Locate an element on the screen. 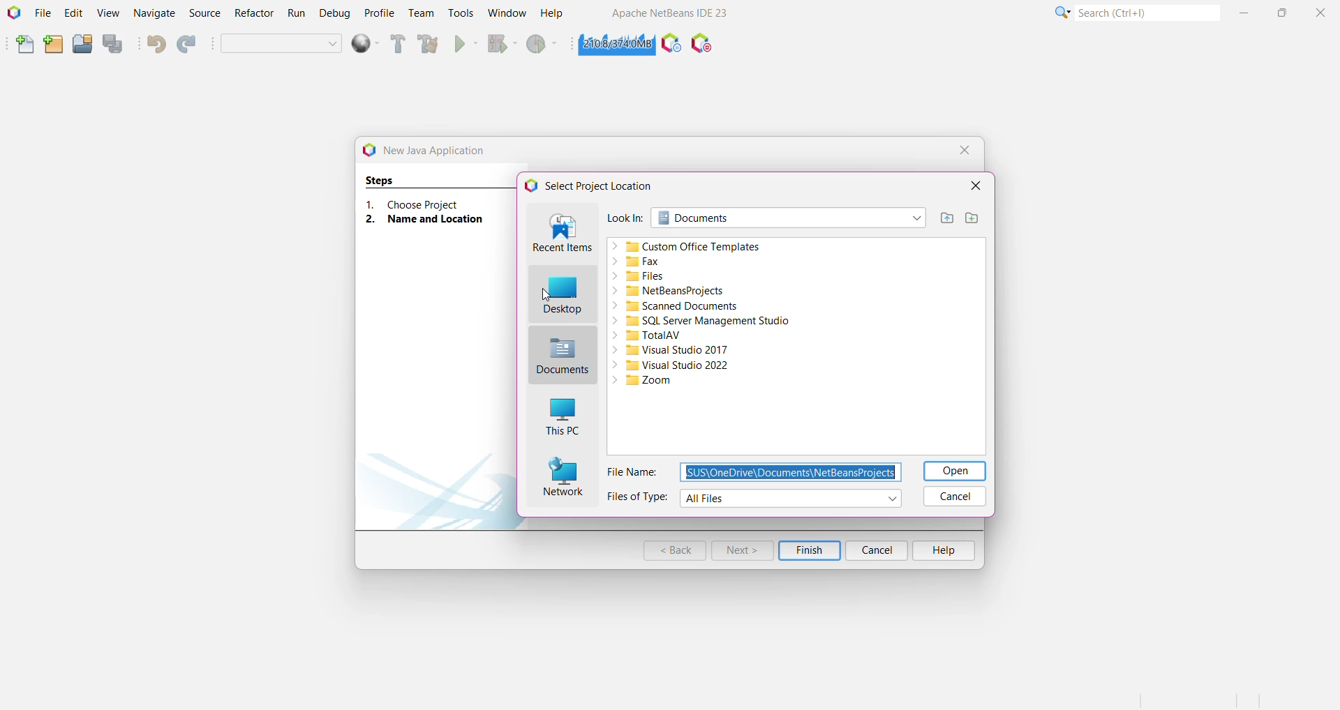 This screenshot has width=1340, height=710. Help is located at coordinates (944, 550).